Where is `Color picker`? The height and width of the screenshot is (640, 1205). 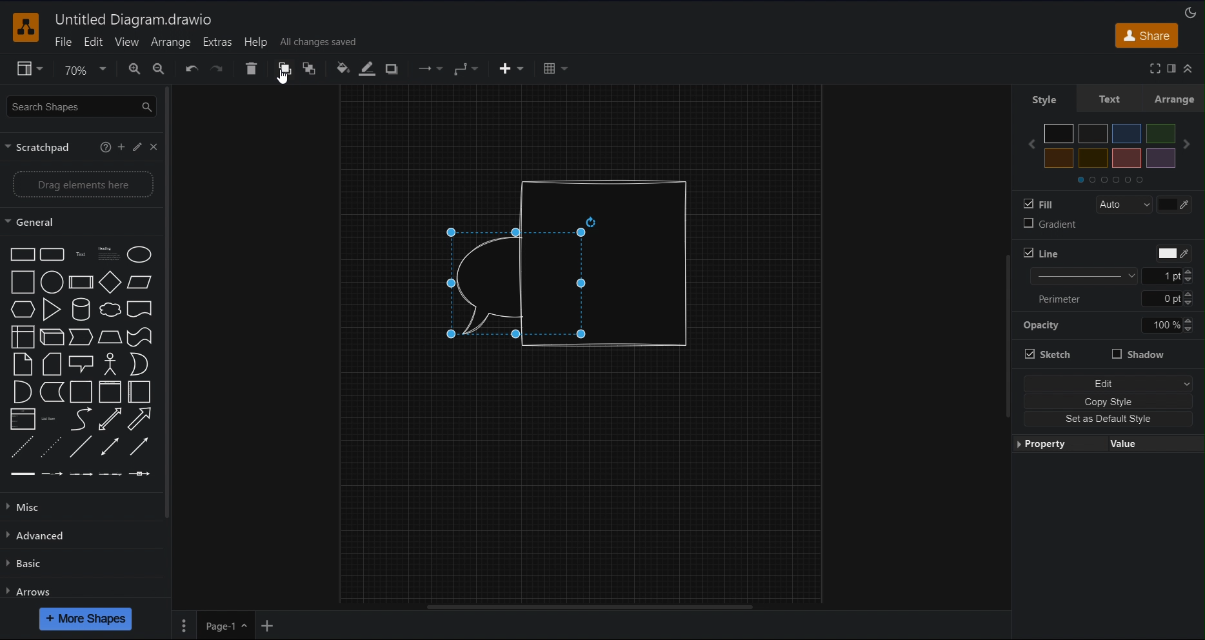
Color picker is located at coordinates (1174, 254).